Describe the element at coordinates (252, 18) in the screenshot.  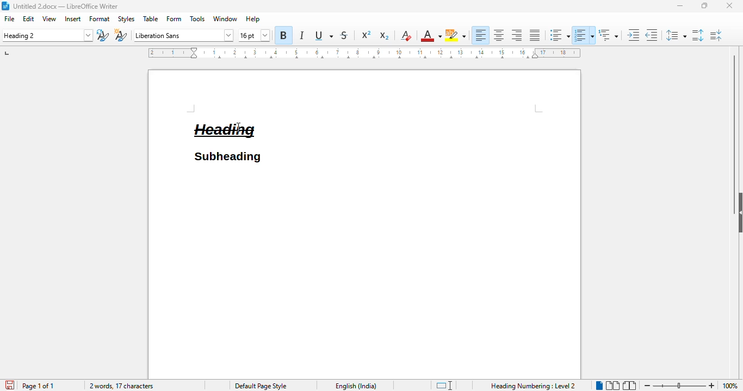
I see `help` at that location.